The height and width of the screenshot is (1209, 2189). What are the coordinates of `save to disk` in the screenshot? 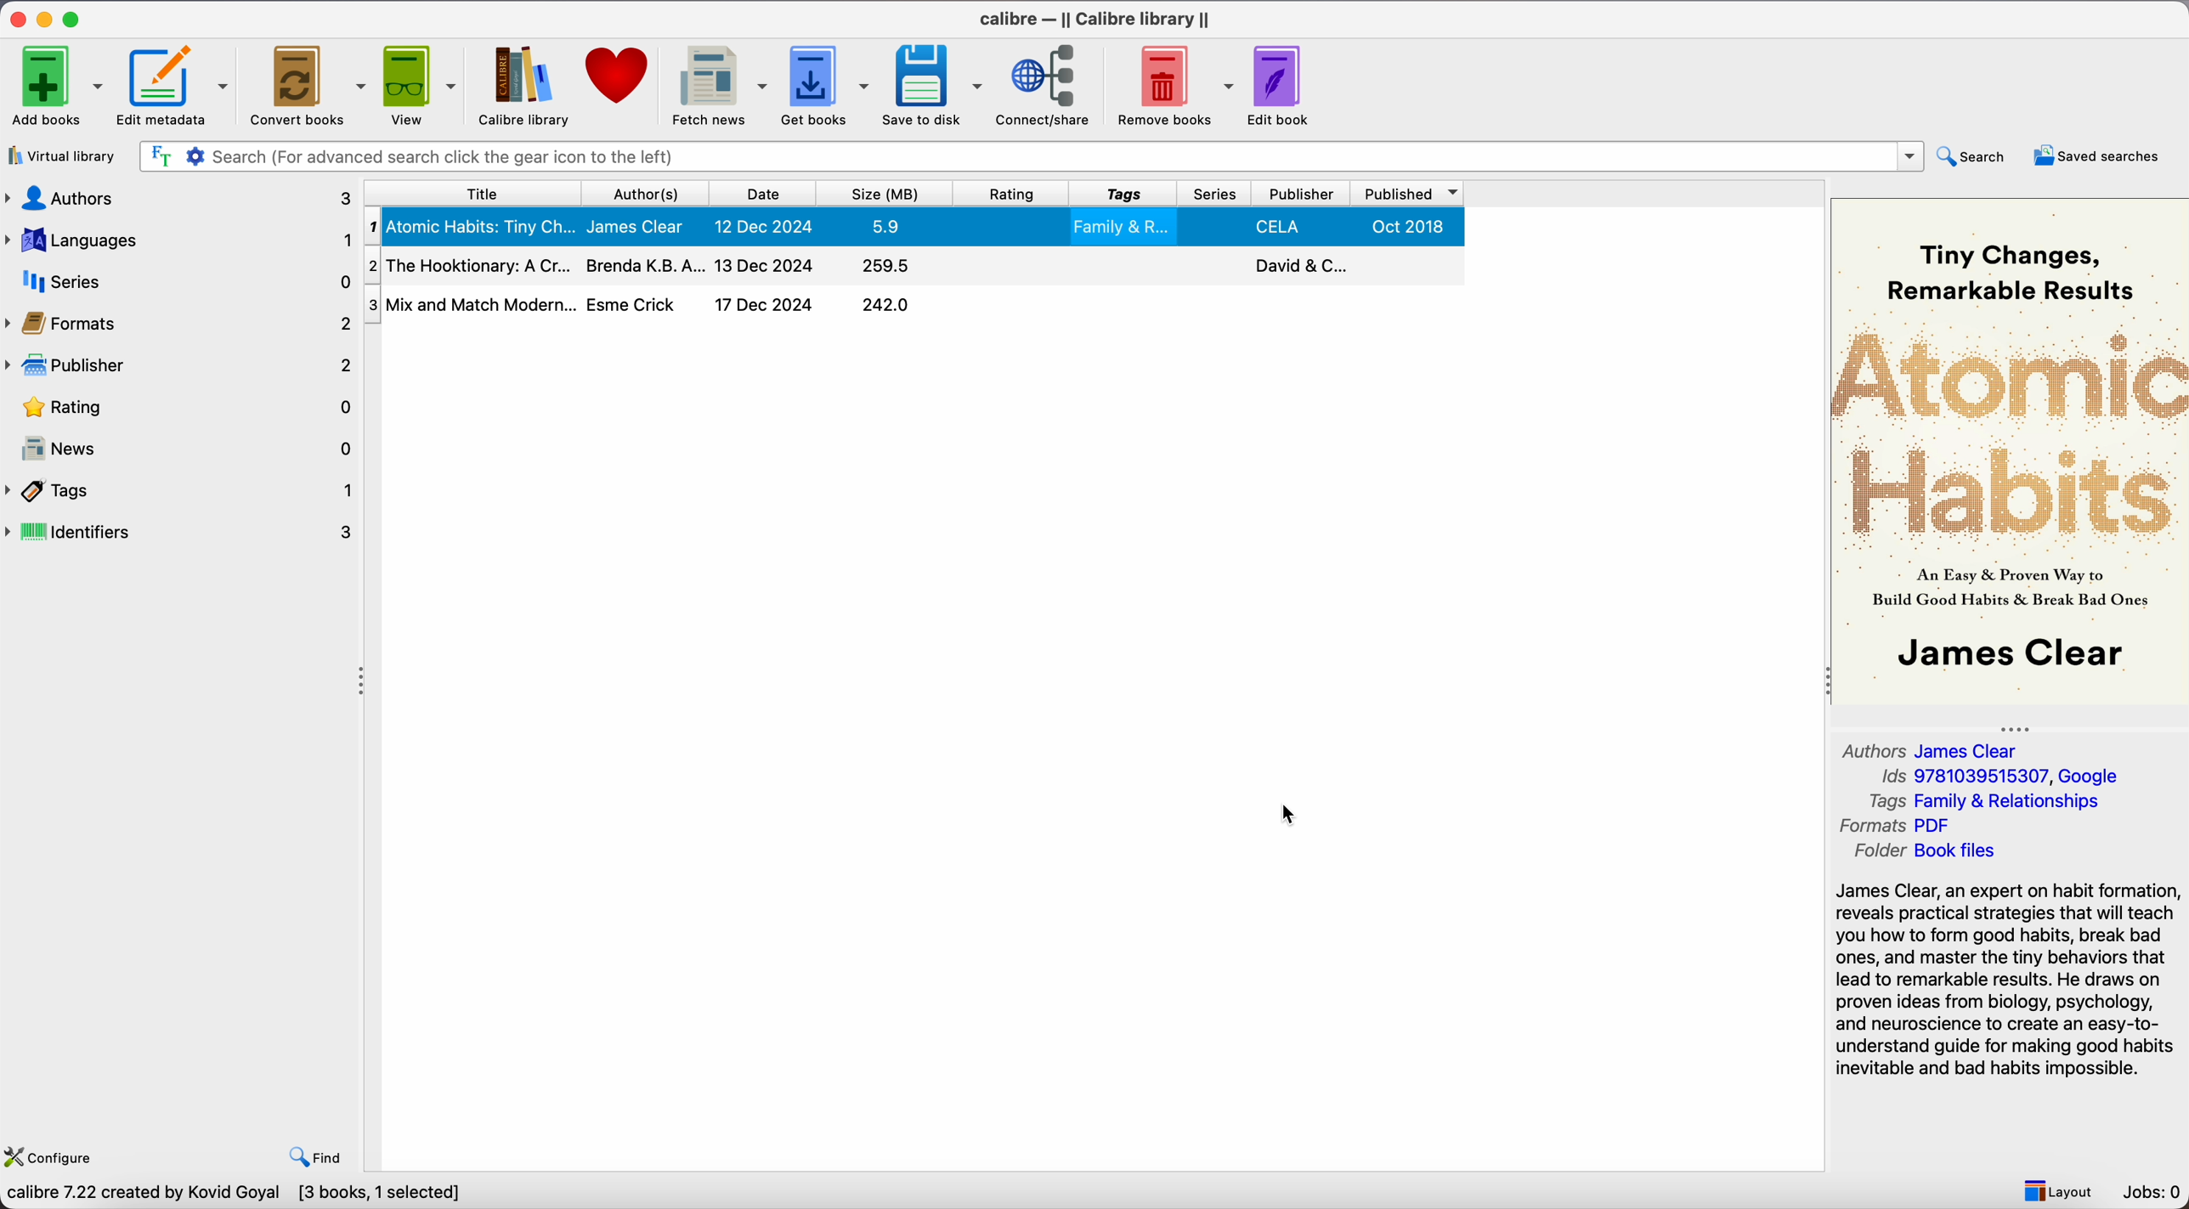 It's located at (936, 85).